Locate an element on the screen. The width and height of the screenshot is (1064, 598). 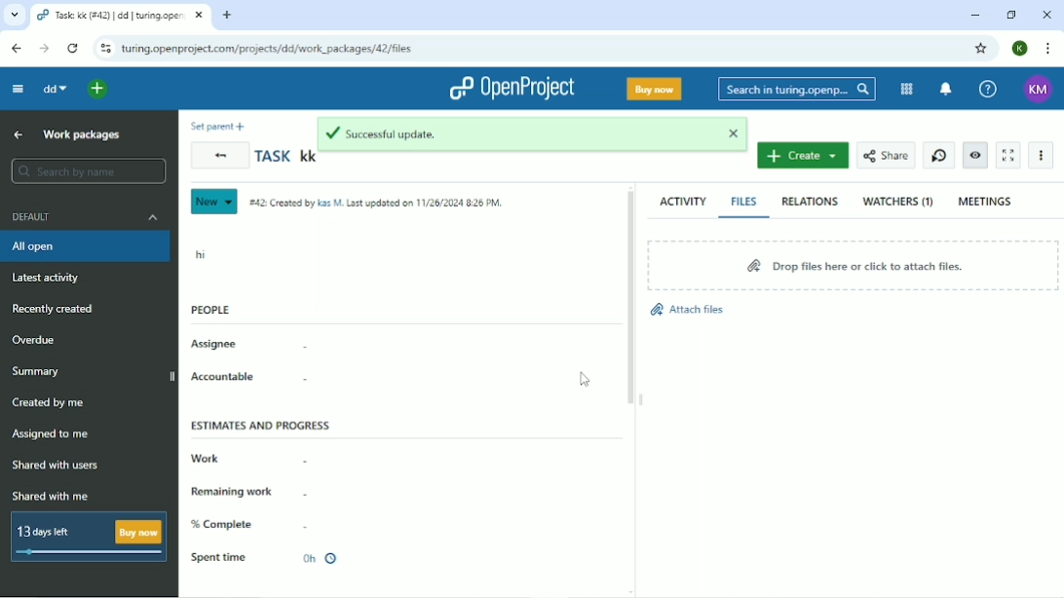
close is located at coordinates (732, 131).